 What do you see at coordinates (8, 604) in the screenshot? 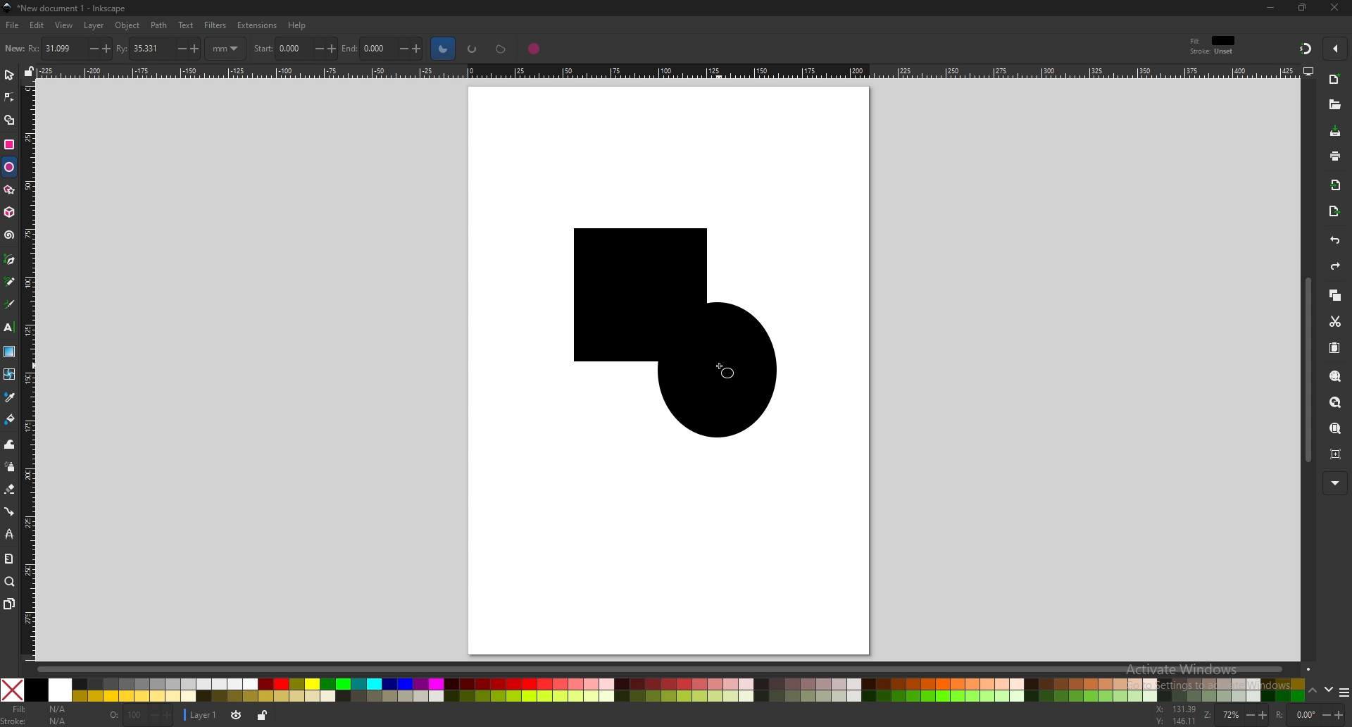
I see `pages` at bounding box center [8, 604].